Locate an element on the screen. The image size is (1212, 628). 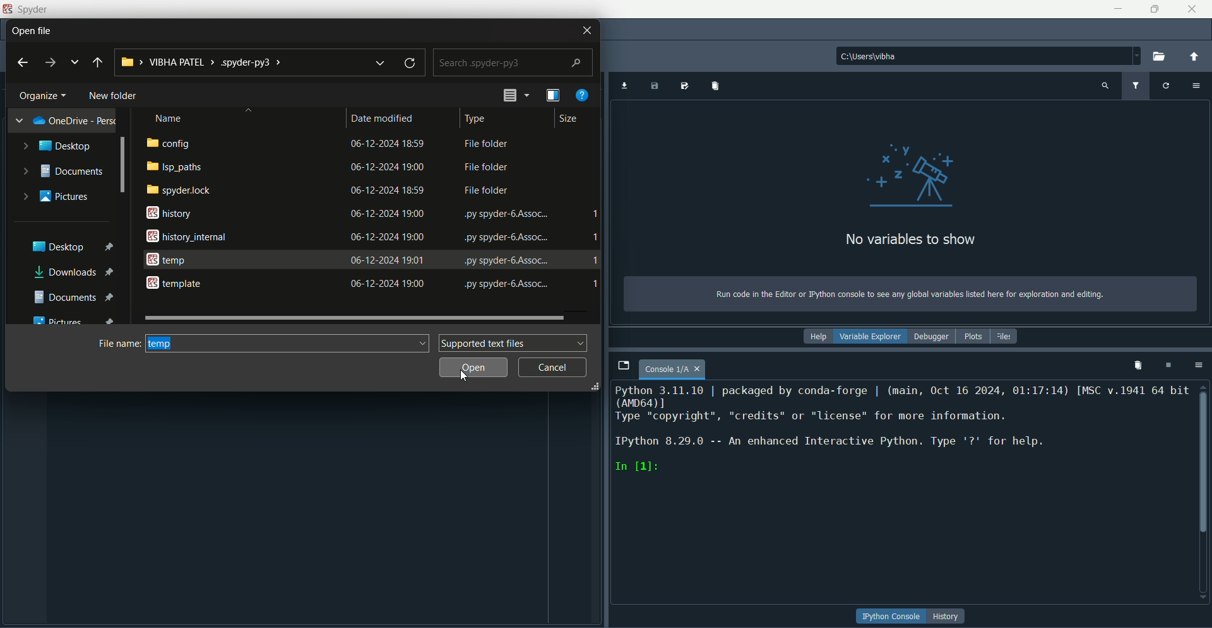
next is located at coordinates (50, 63).